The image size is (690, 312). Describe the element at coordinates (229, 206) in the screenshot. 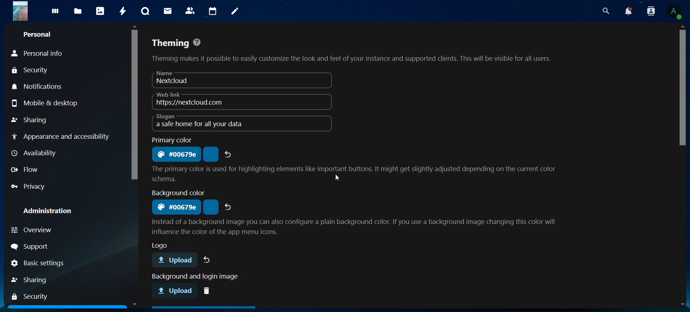

I see `refresh` at that location.